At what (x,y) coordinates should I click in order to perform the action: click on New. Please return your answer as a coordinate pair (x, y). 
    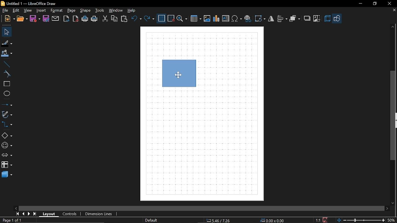
    Looking at the image, I should click on (10, 19).